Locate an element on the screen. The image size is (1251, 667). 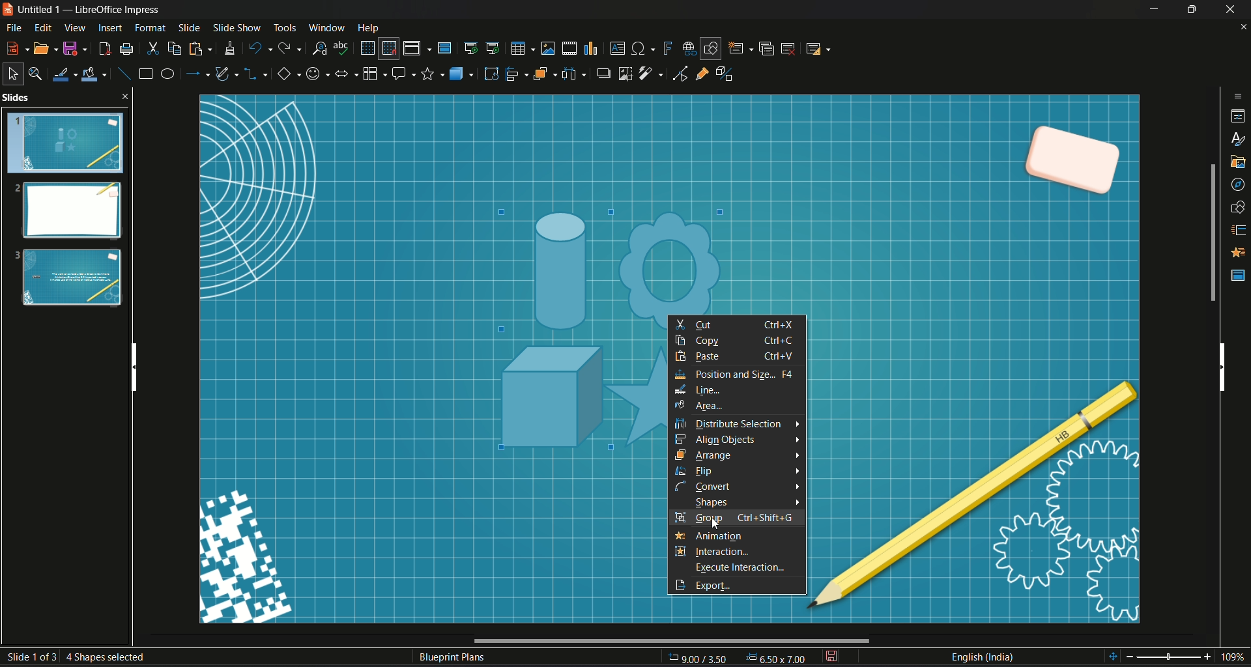
Scroll bar is located at coordinates (1211, 233).